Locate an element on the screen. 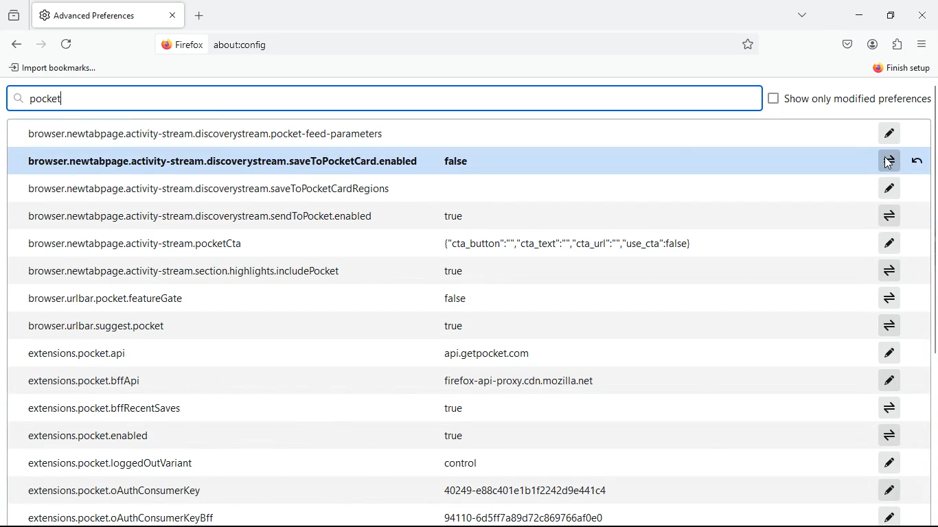 This screenshot has width=938, height=527. edit is located at coordinates (890, 489).